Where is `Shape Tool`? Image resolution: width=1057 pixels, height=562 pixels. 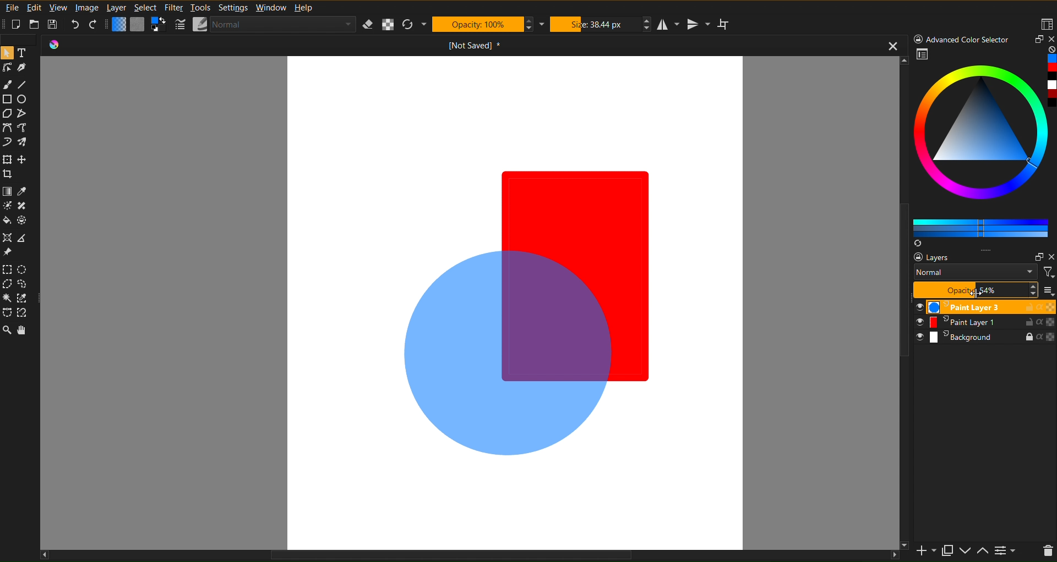
Shape Tool is located at coordinates (25, 115).